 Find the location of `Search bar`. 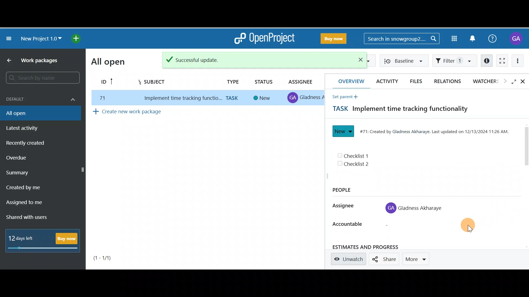

Search bar is located at coordinates (41, 78).